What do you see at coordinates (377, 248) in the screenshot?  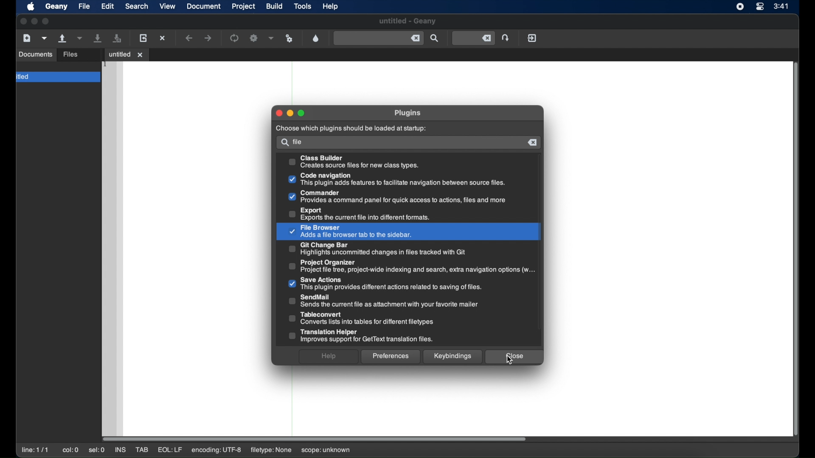 I see `git change bar` at bounding box center [377, 248].